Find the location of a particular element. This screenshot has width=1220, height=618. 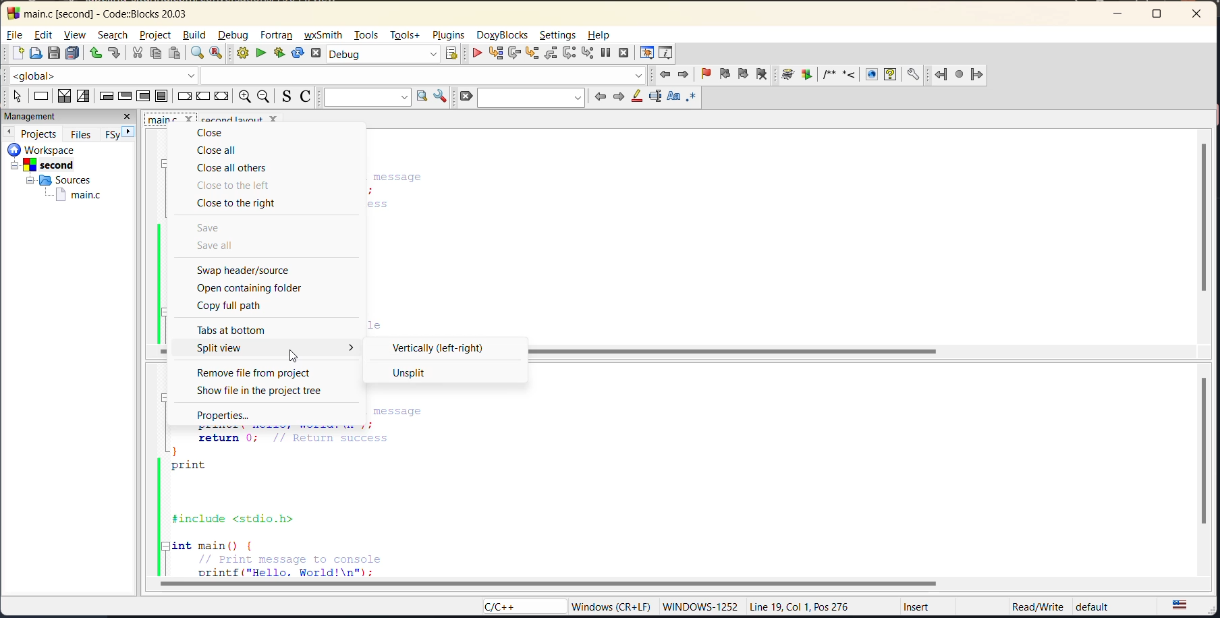

‘Windows (CR+LF) WINDOWS-1252 is located at coordinates (653, 607).